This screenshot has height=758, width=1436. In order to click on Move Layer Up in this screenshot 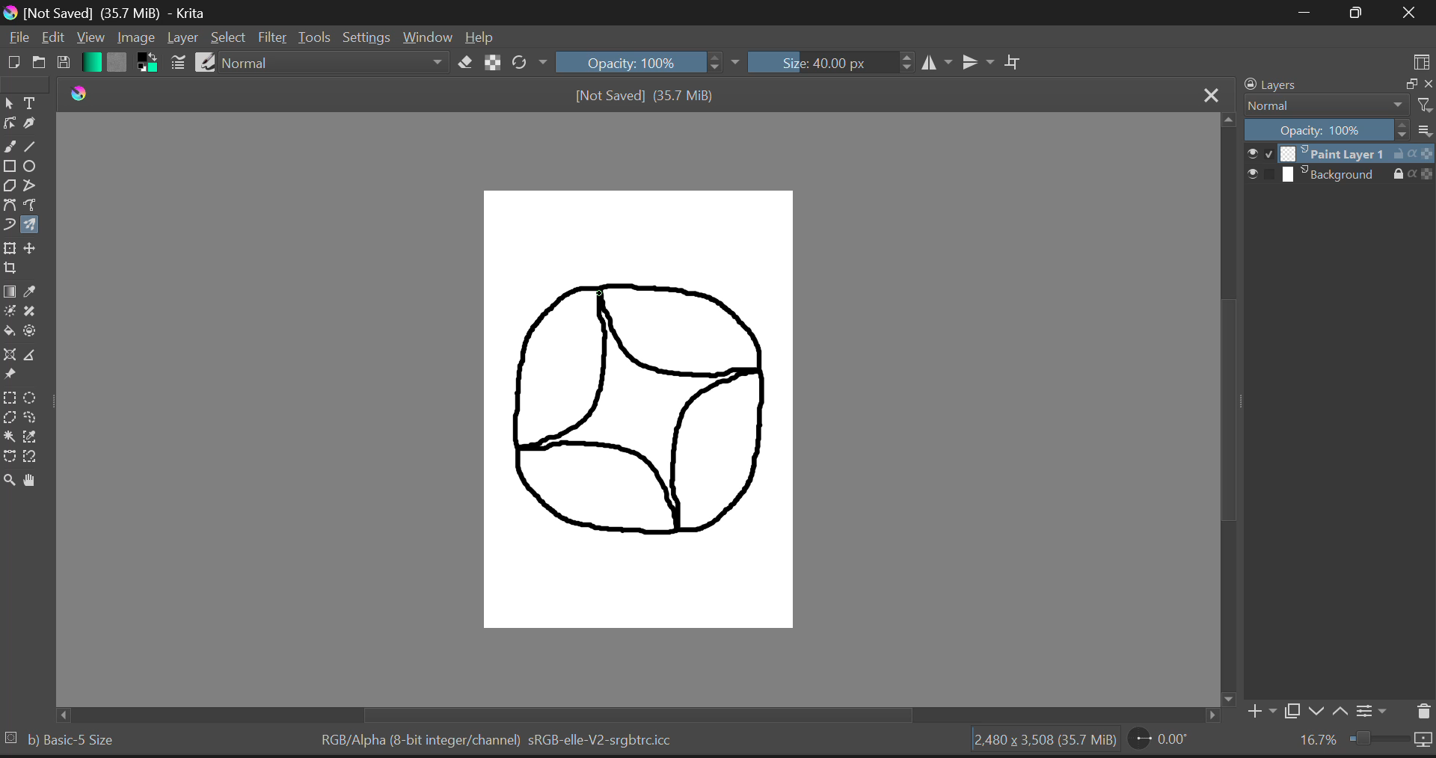, I will do `click(1345, 712)`.